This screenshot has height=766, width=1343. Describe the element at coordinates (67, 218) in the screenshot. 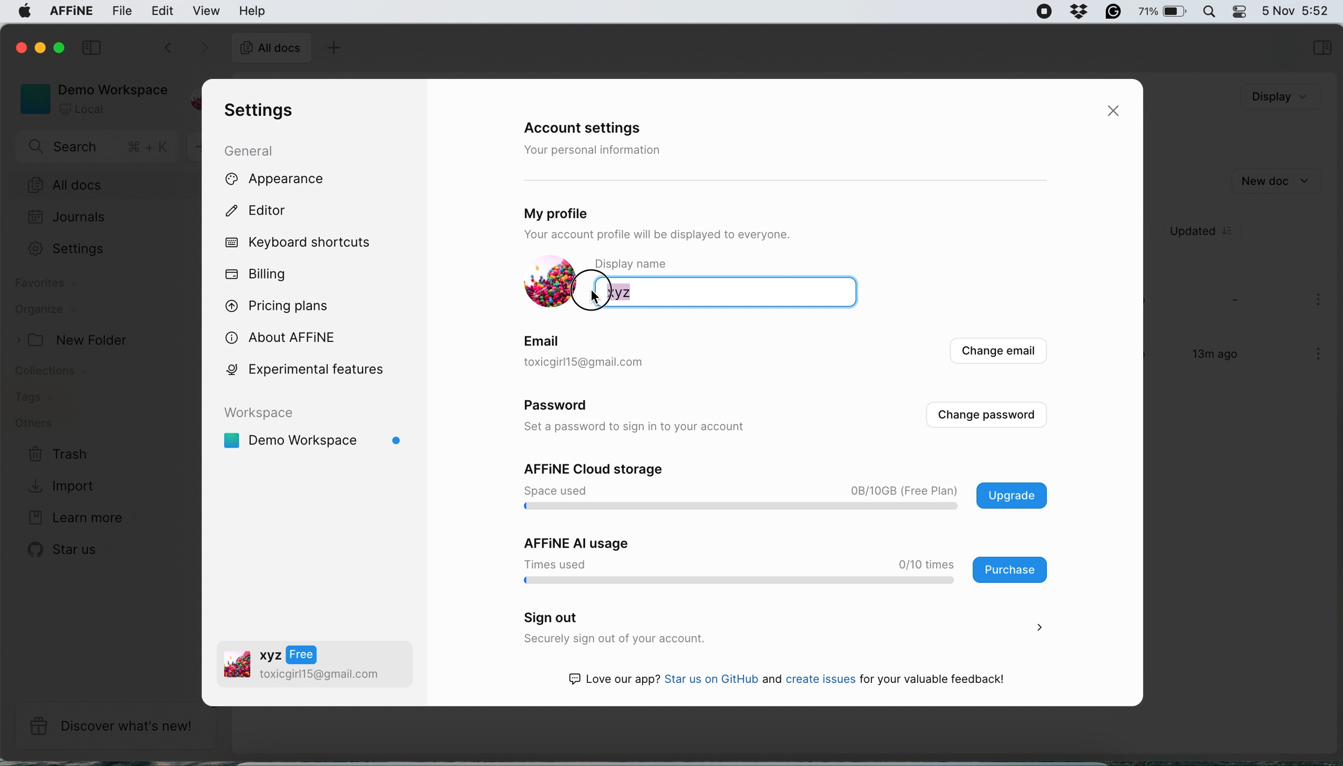

I see `journals` at that location.